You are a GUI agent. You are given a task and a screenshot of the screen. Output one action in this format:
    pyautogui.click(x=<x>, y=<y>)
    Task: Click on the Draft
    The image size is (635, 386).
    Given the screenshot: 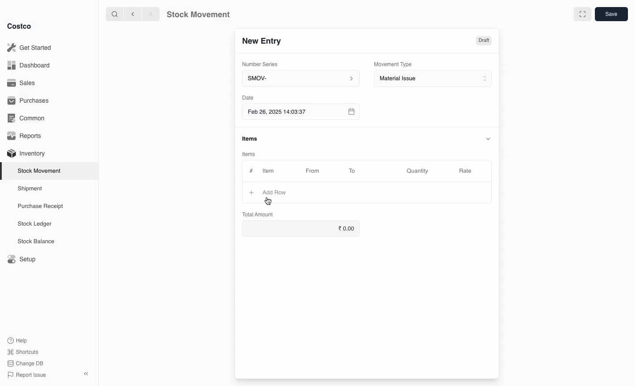 What is the action you would take?
    pyautogui.click(x=483, y=41)
    